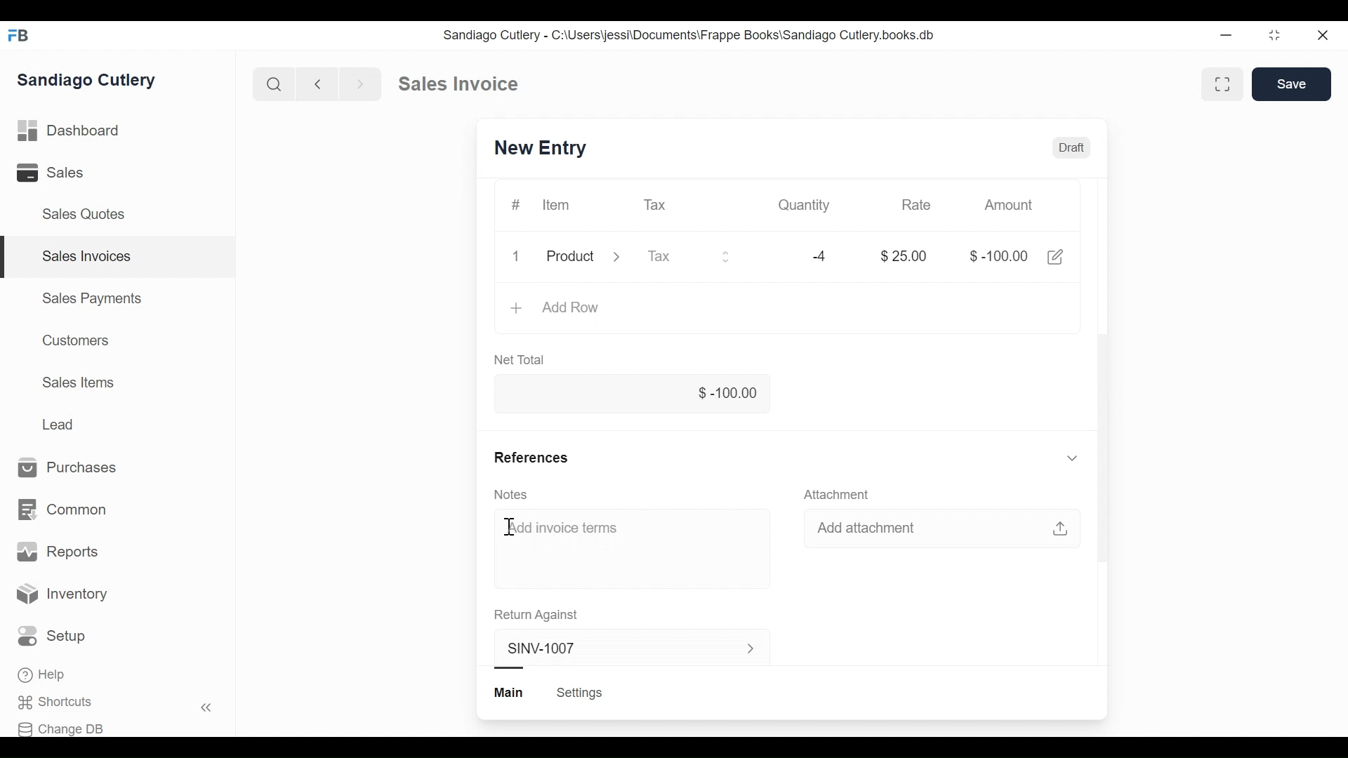 Image resolution: width=1348 pixels, height=758 pixels. Describe the element at coordinates (207, 707) in the screenshot. I see `Hide sidebar` at that location.